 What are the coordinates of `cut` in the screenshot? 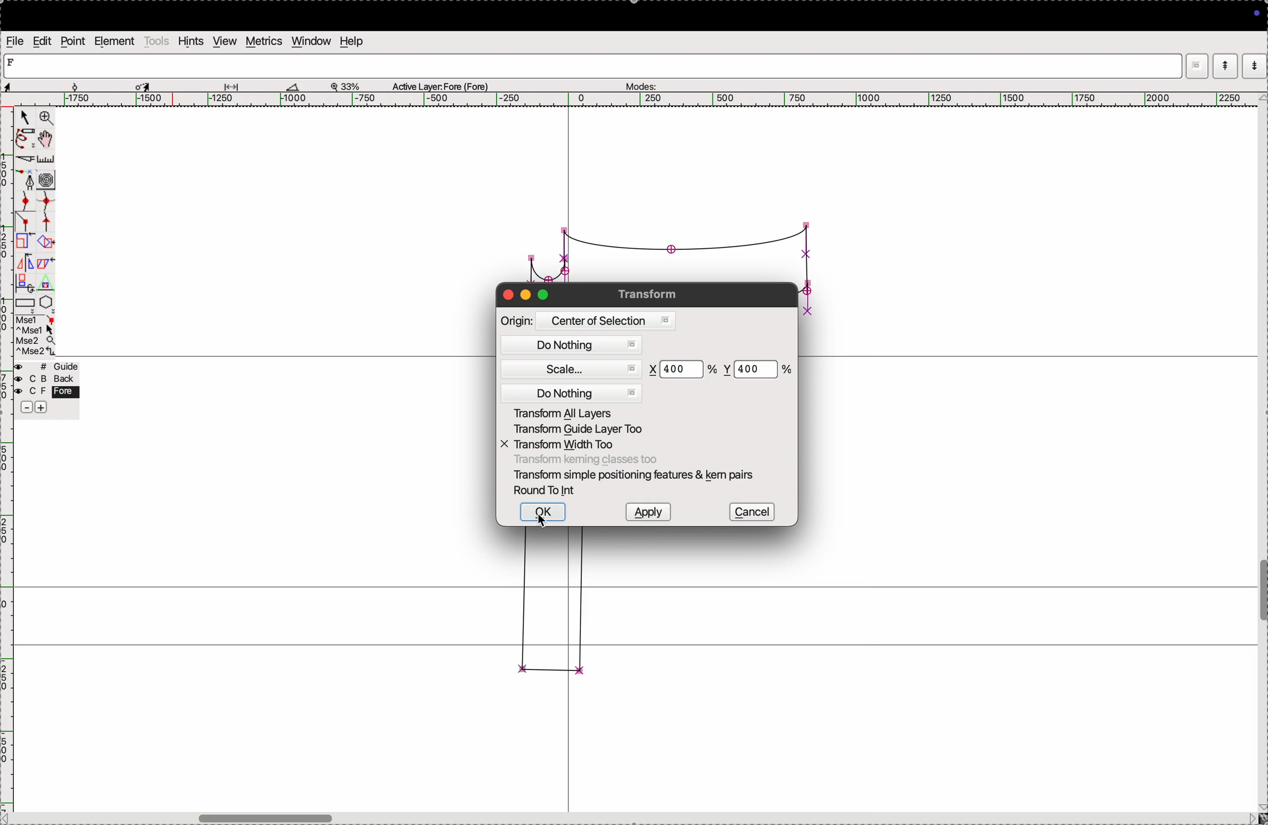 It's located at (26, 161).